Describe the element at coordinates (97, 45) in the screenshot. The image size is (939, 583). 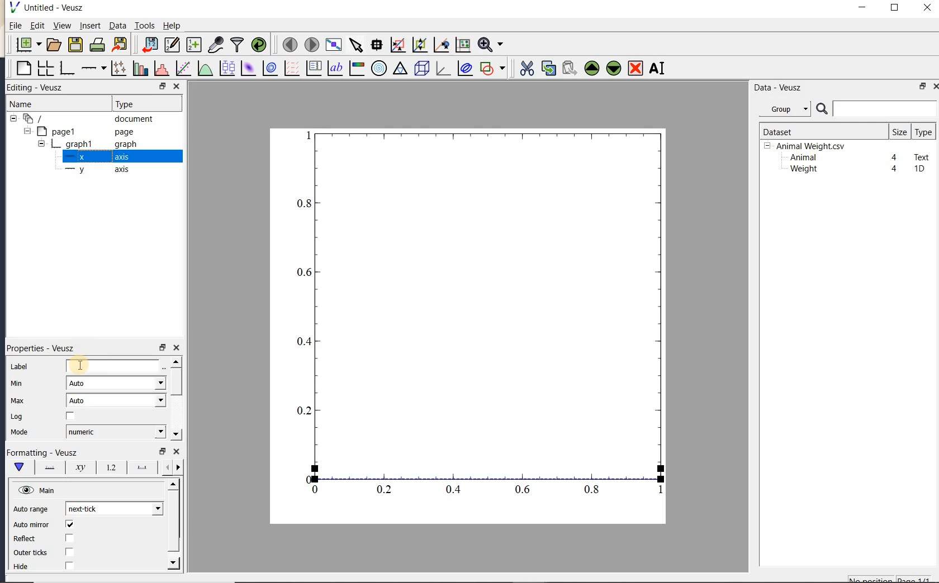
I see `print the document` at that location.